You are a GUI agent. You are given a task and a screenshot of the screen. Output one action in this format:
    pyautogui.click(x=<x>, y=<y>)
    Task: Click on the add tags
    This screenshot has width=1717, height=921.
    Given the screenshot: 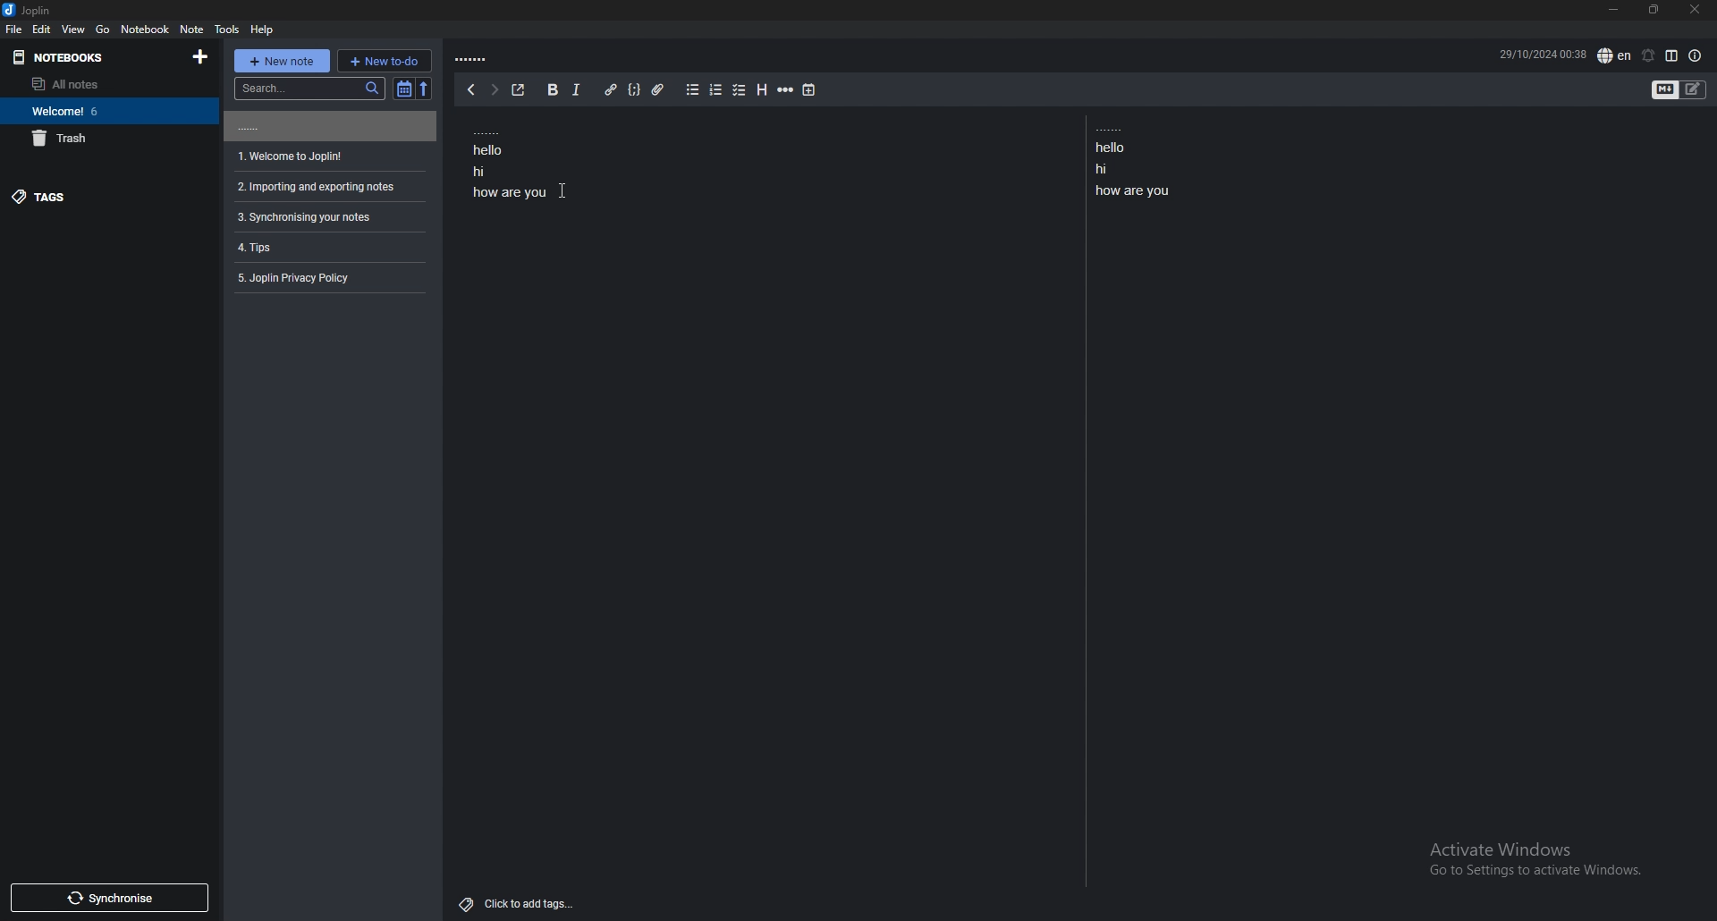 What is the action you would take?
    pyautogui.click(x=522, y=904)
    